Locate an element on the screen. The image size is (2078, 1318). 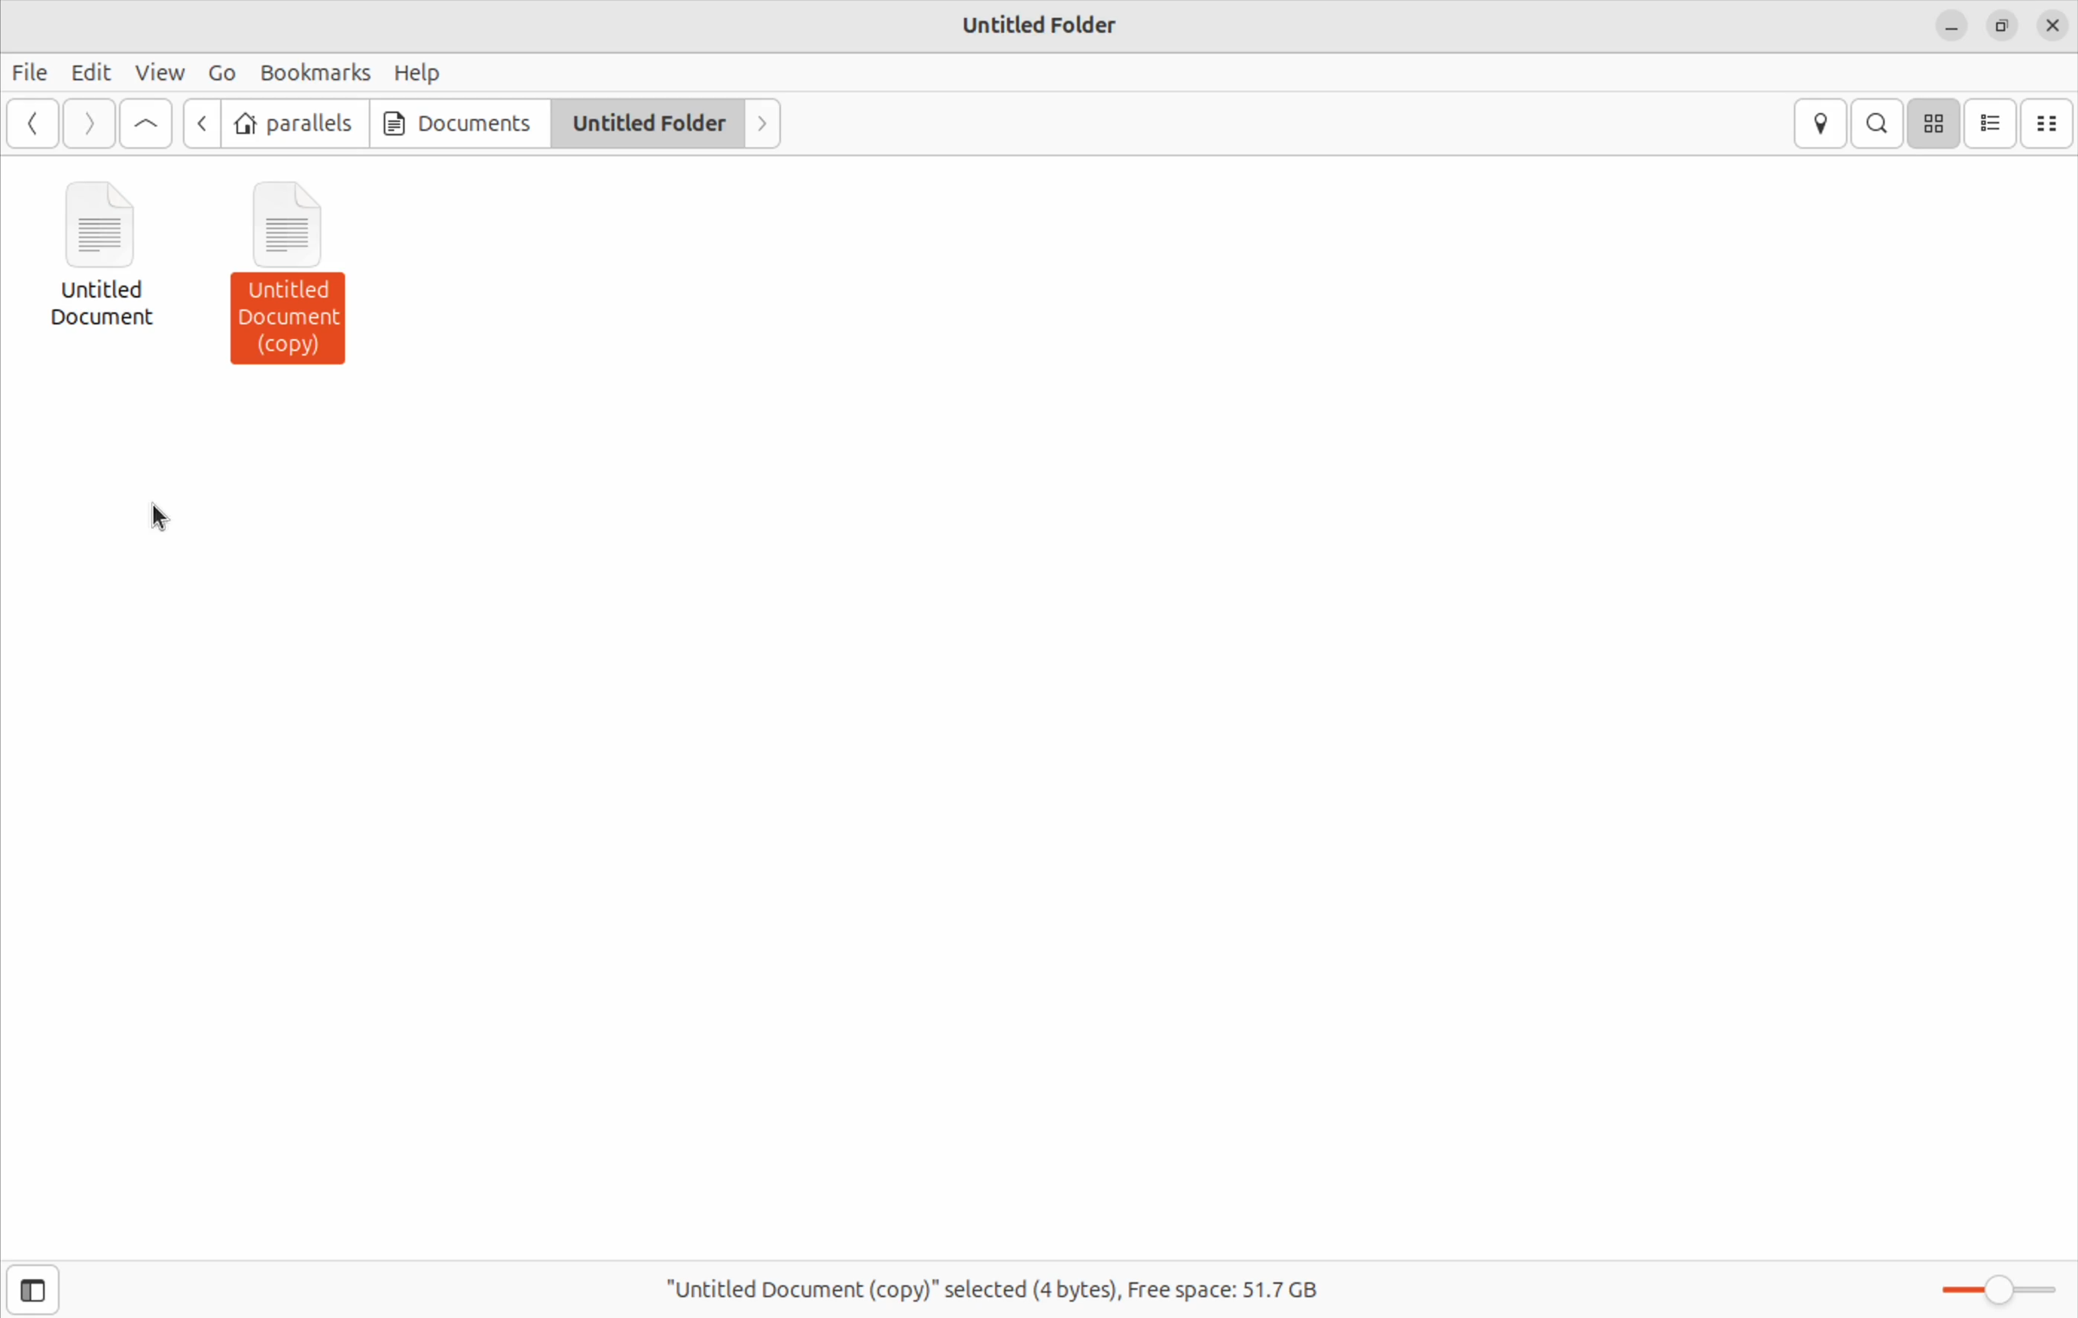
Forward is located at coordinates (89, 124).